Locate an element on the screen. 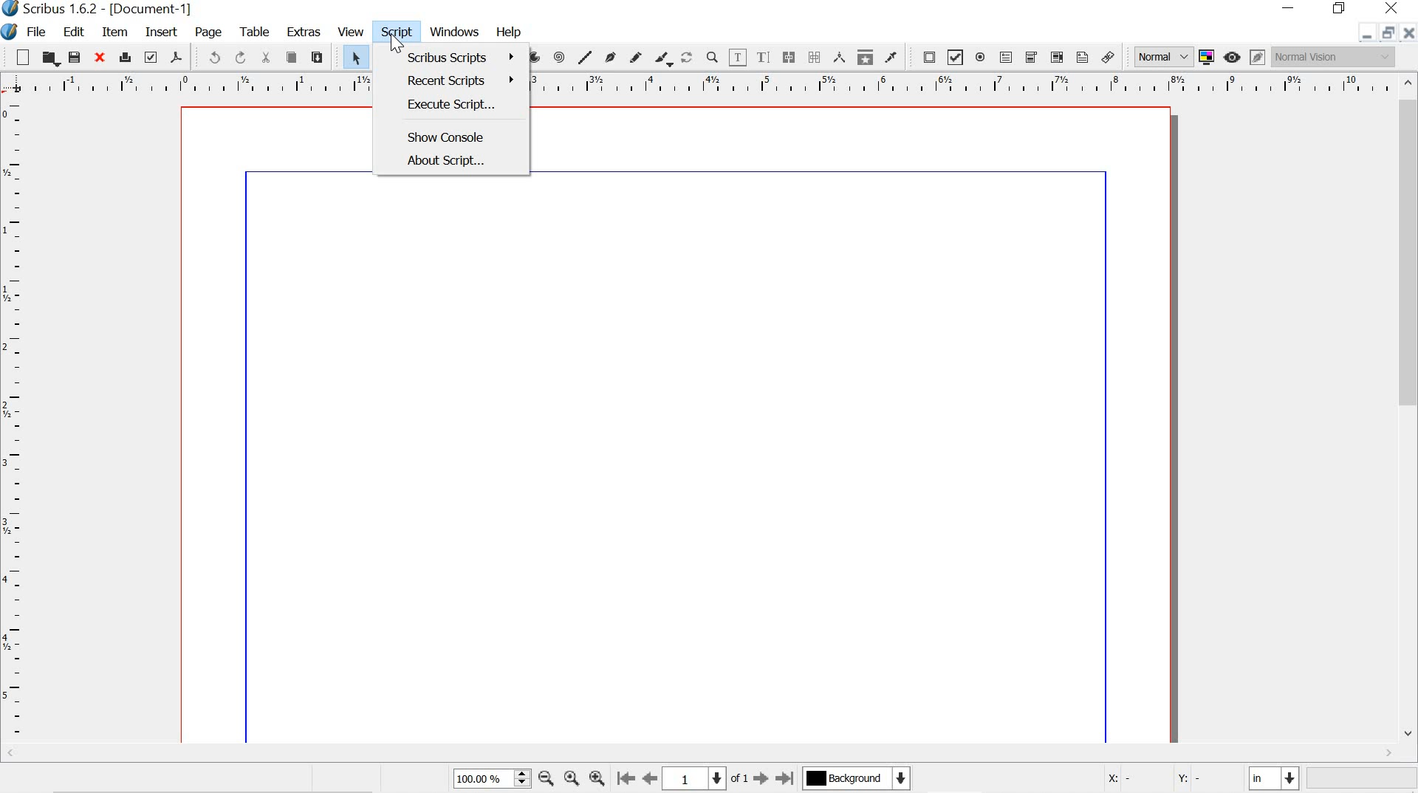 The width and height of the screenshot is (1418, 793). new is located at coordinates (18, 56).